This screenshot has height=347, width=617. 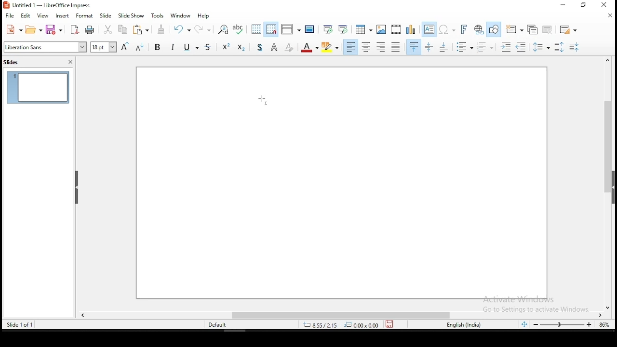 What do you see at coordinates (562, 6) in the screenshot?
I see `minimize` at bounding box center [562, 6].